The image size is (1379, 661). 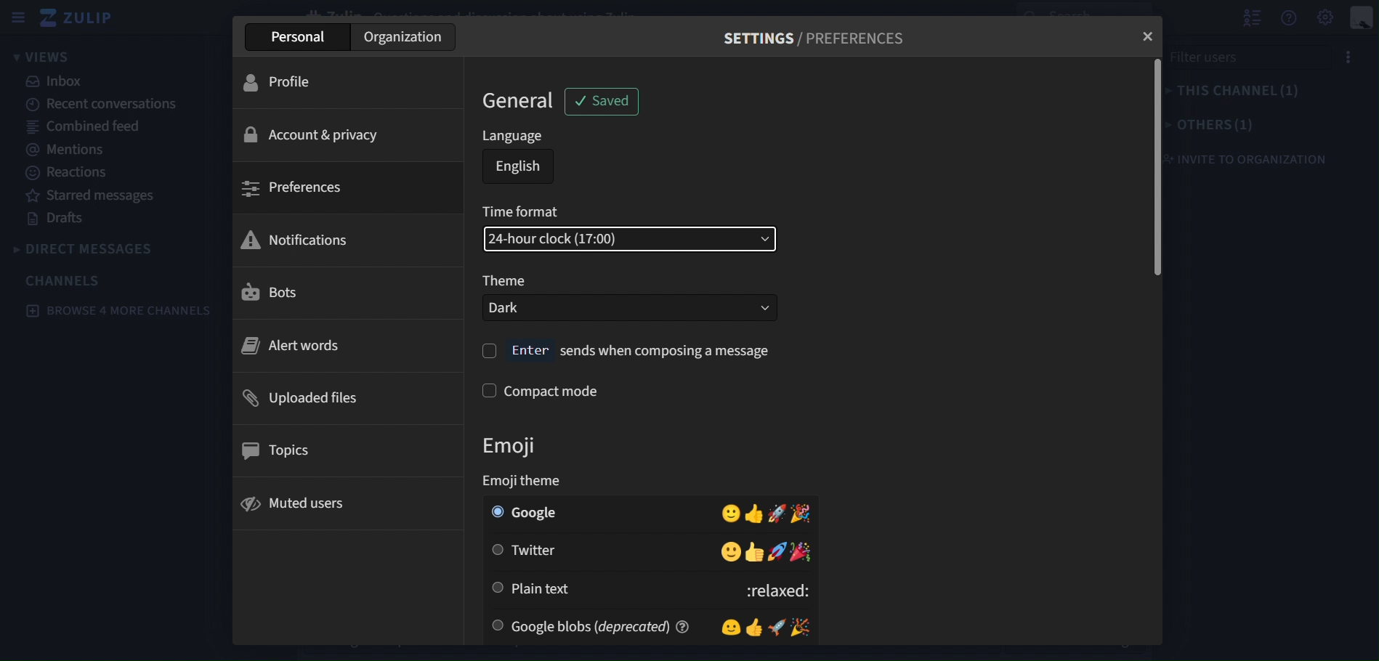 What do you see at coordinates (490, 350) in the screenshot?
I see `check box` at bounding box center [490, 350].